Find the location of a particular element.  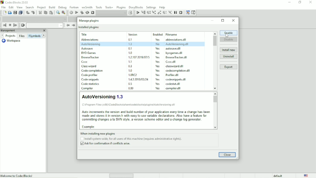

Clear is located at coordinates (23, 25).